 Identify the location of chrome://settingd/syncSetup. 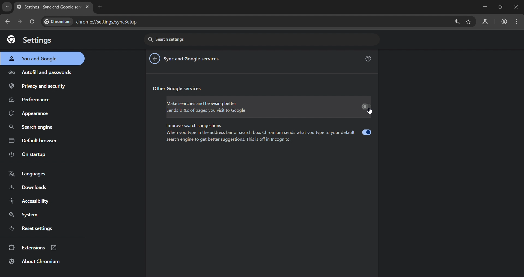
(94, 20).